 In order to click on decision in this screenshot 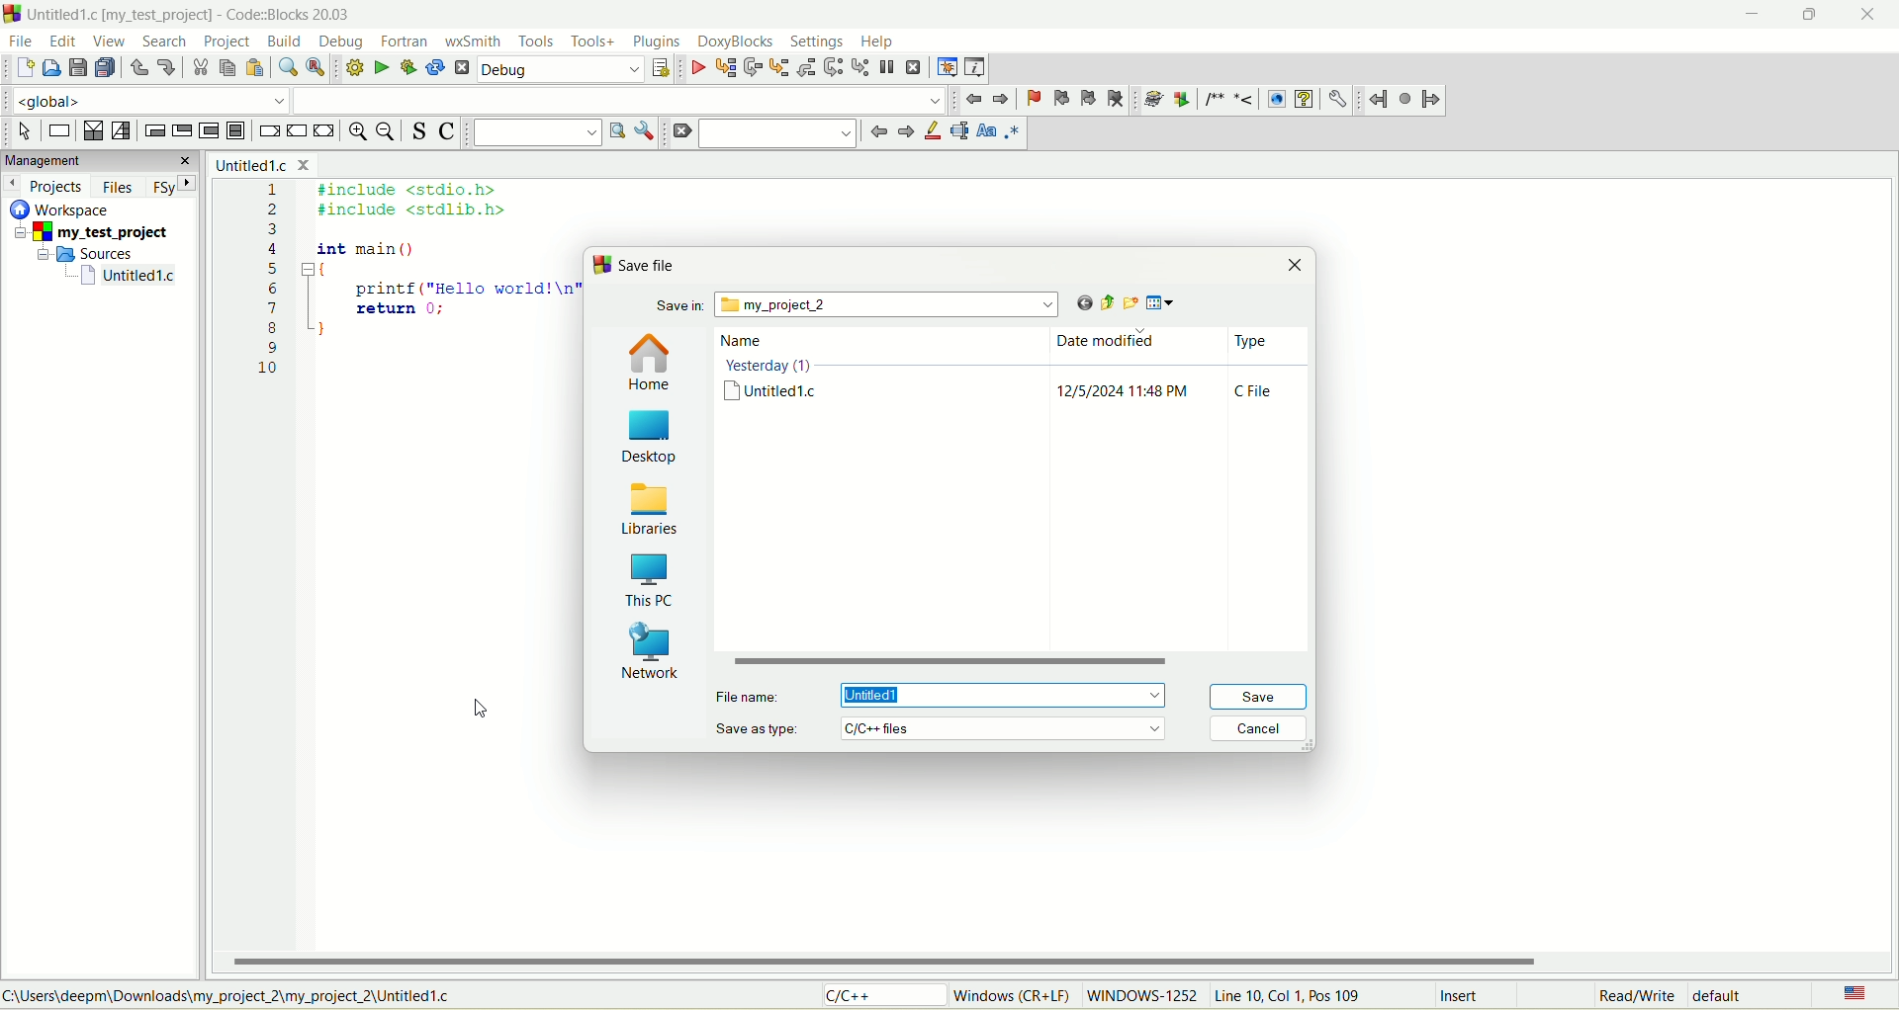, I will do `click(92, 131)`.